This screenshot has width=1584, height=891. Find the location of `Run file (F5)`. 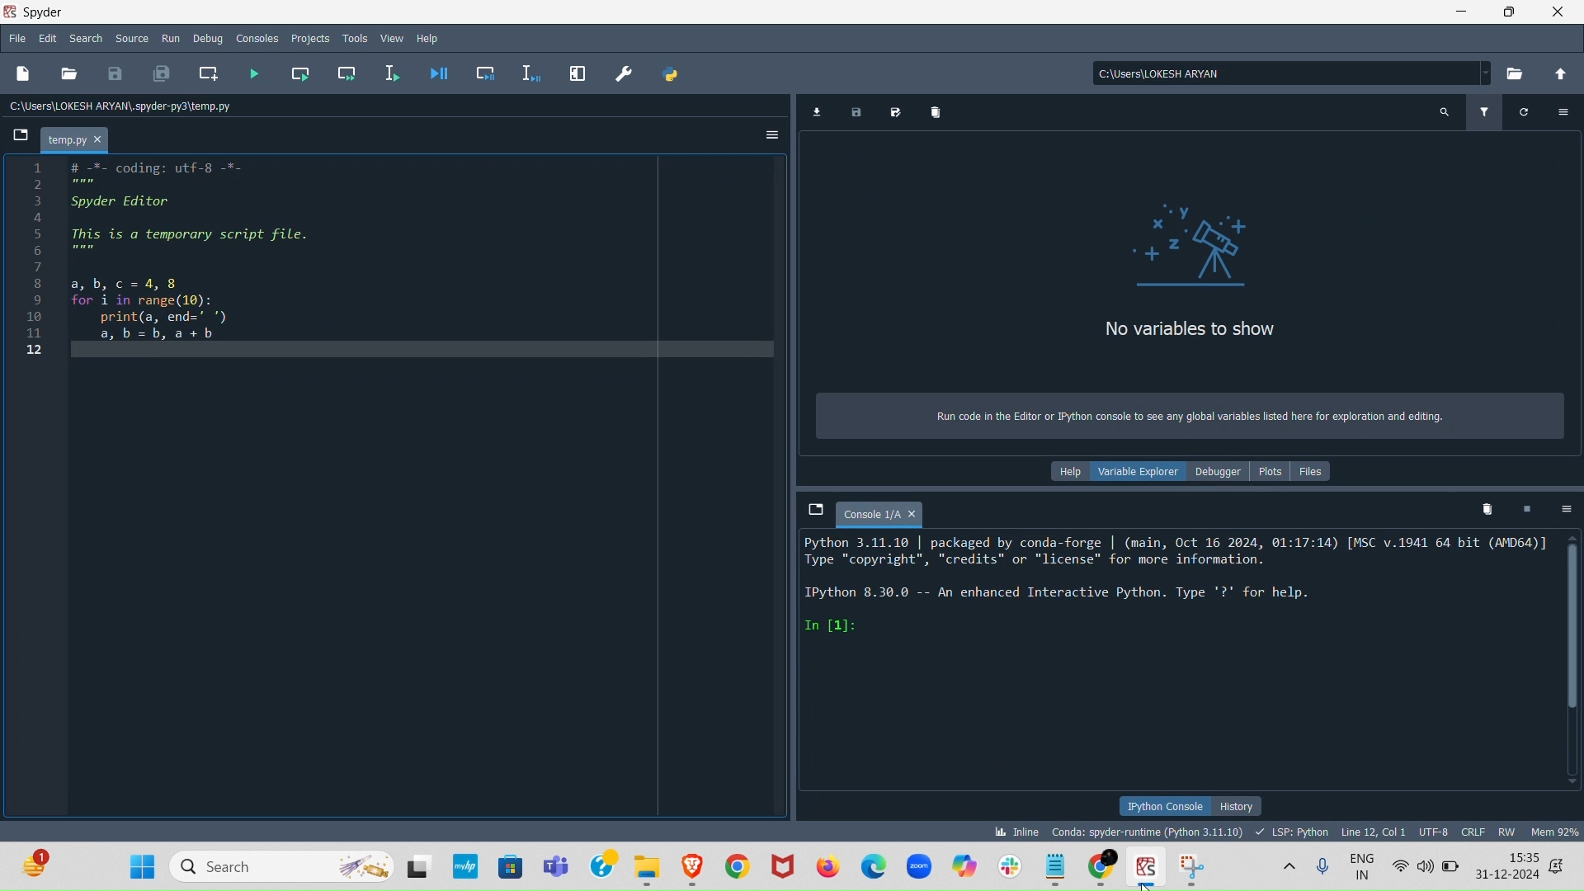

Run file (F5) is located at coordinates (252, 68).